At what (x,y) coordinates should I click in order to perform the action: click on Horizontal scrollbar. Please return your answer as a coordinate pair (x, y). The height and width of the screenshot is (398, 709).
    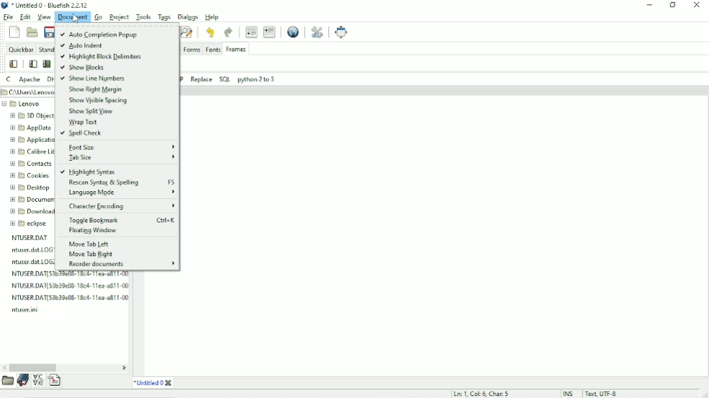
    Looking at the image, I should click on (33, 368).